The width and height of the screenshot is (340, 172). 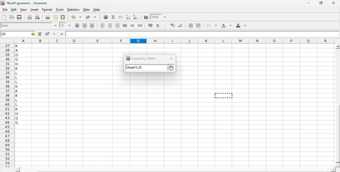 I want to click on column names, so click(x=173, y=41).